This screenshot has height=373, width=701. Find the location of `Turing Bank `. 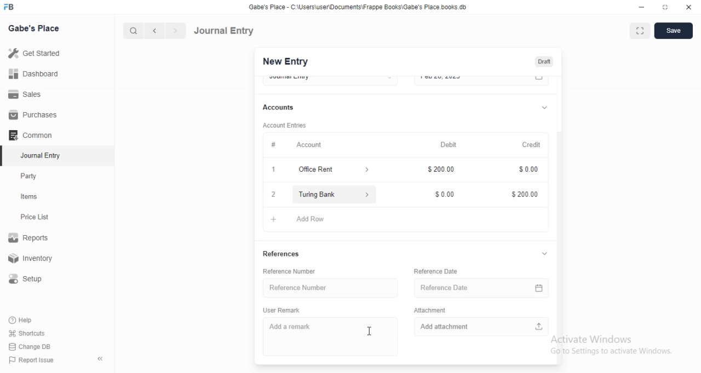

Turing Bank  is located at coordinates (333, 194).